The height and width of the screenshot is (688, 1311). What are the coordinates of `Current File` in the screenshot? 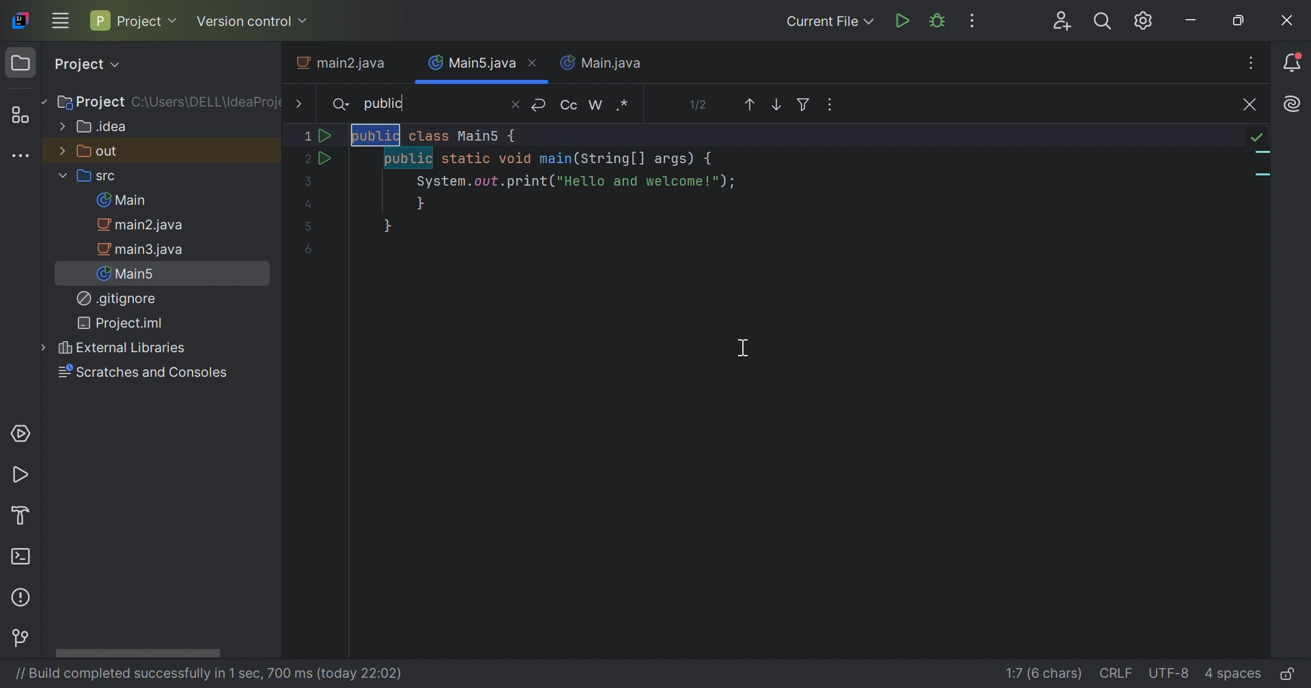 It's located at (828, 20).